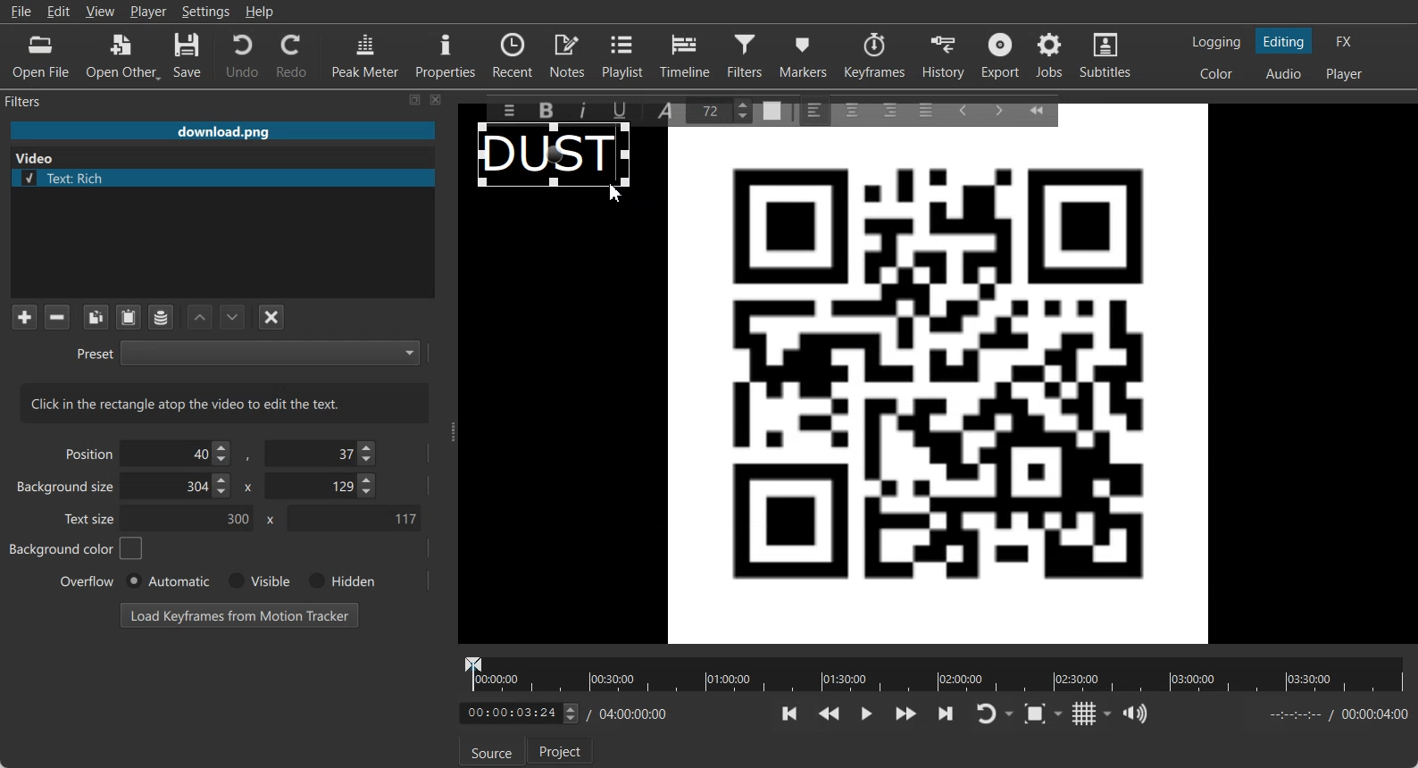 The height and width of the screenshot is (768, 1418). What do you see at coordinates (547, 151) in the screenshot?
I see `Text` at bounding box center [547, 151].